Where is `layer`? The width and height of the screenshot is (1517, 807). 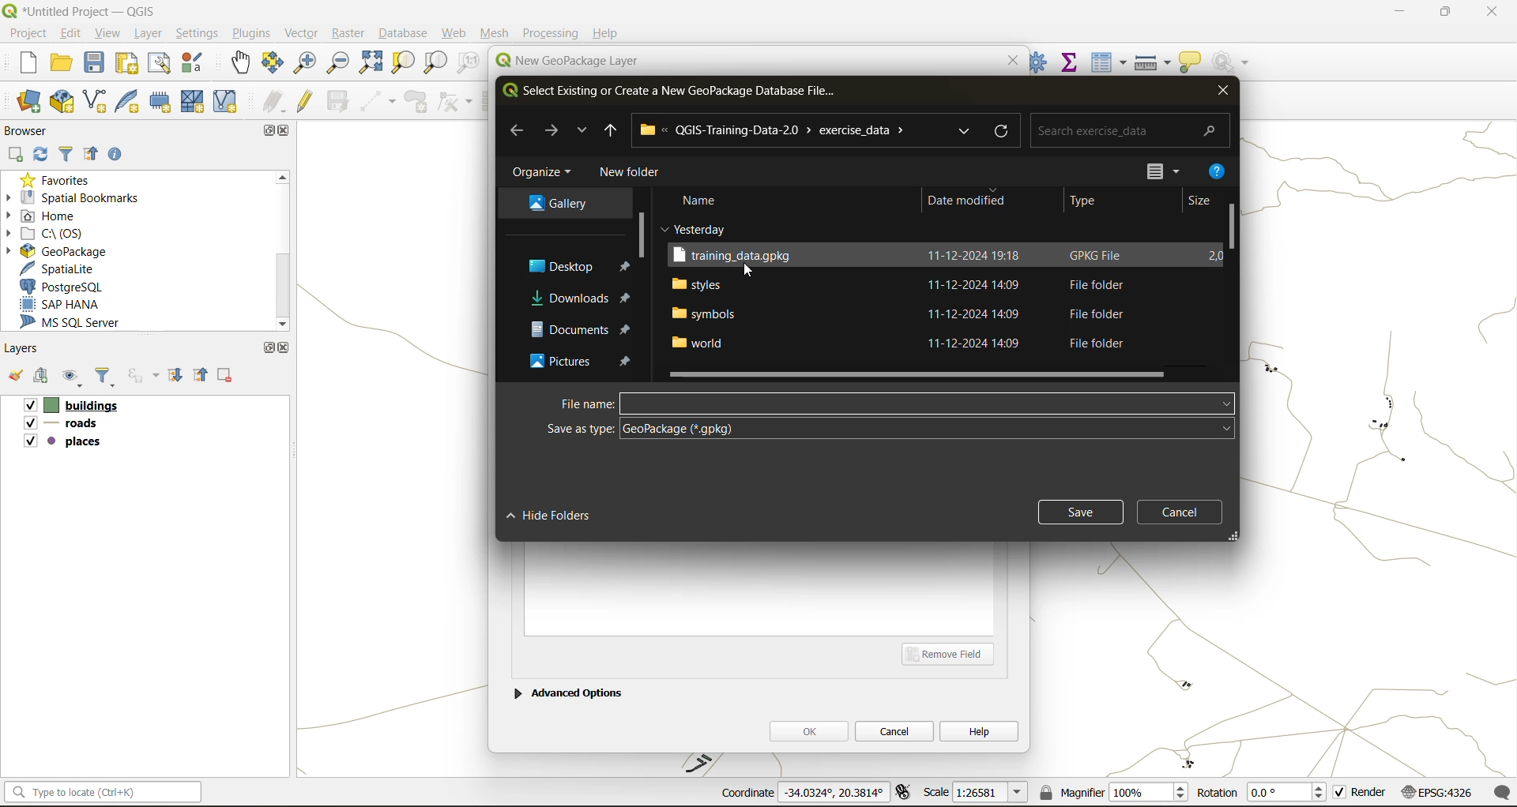 layer is located at coordinates (152, 34).